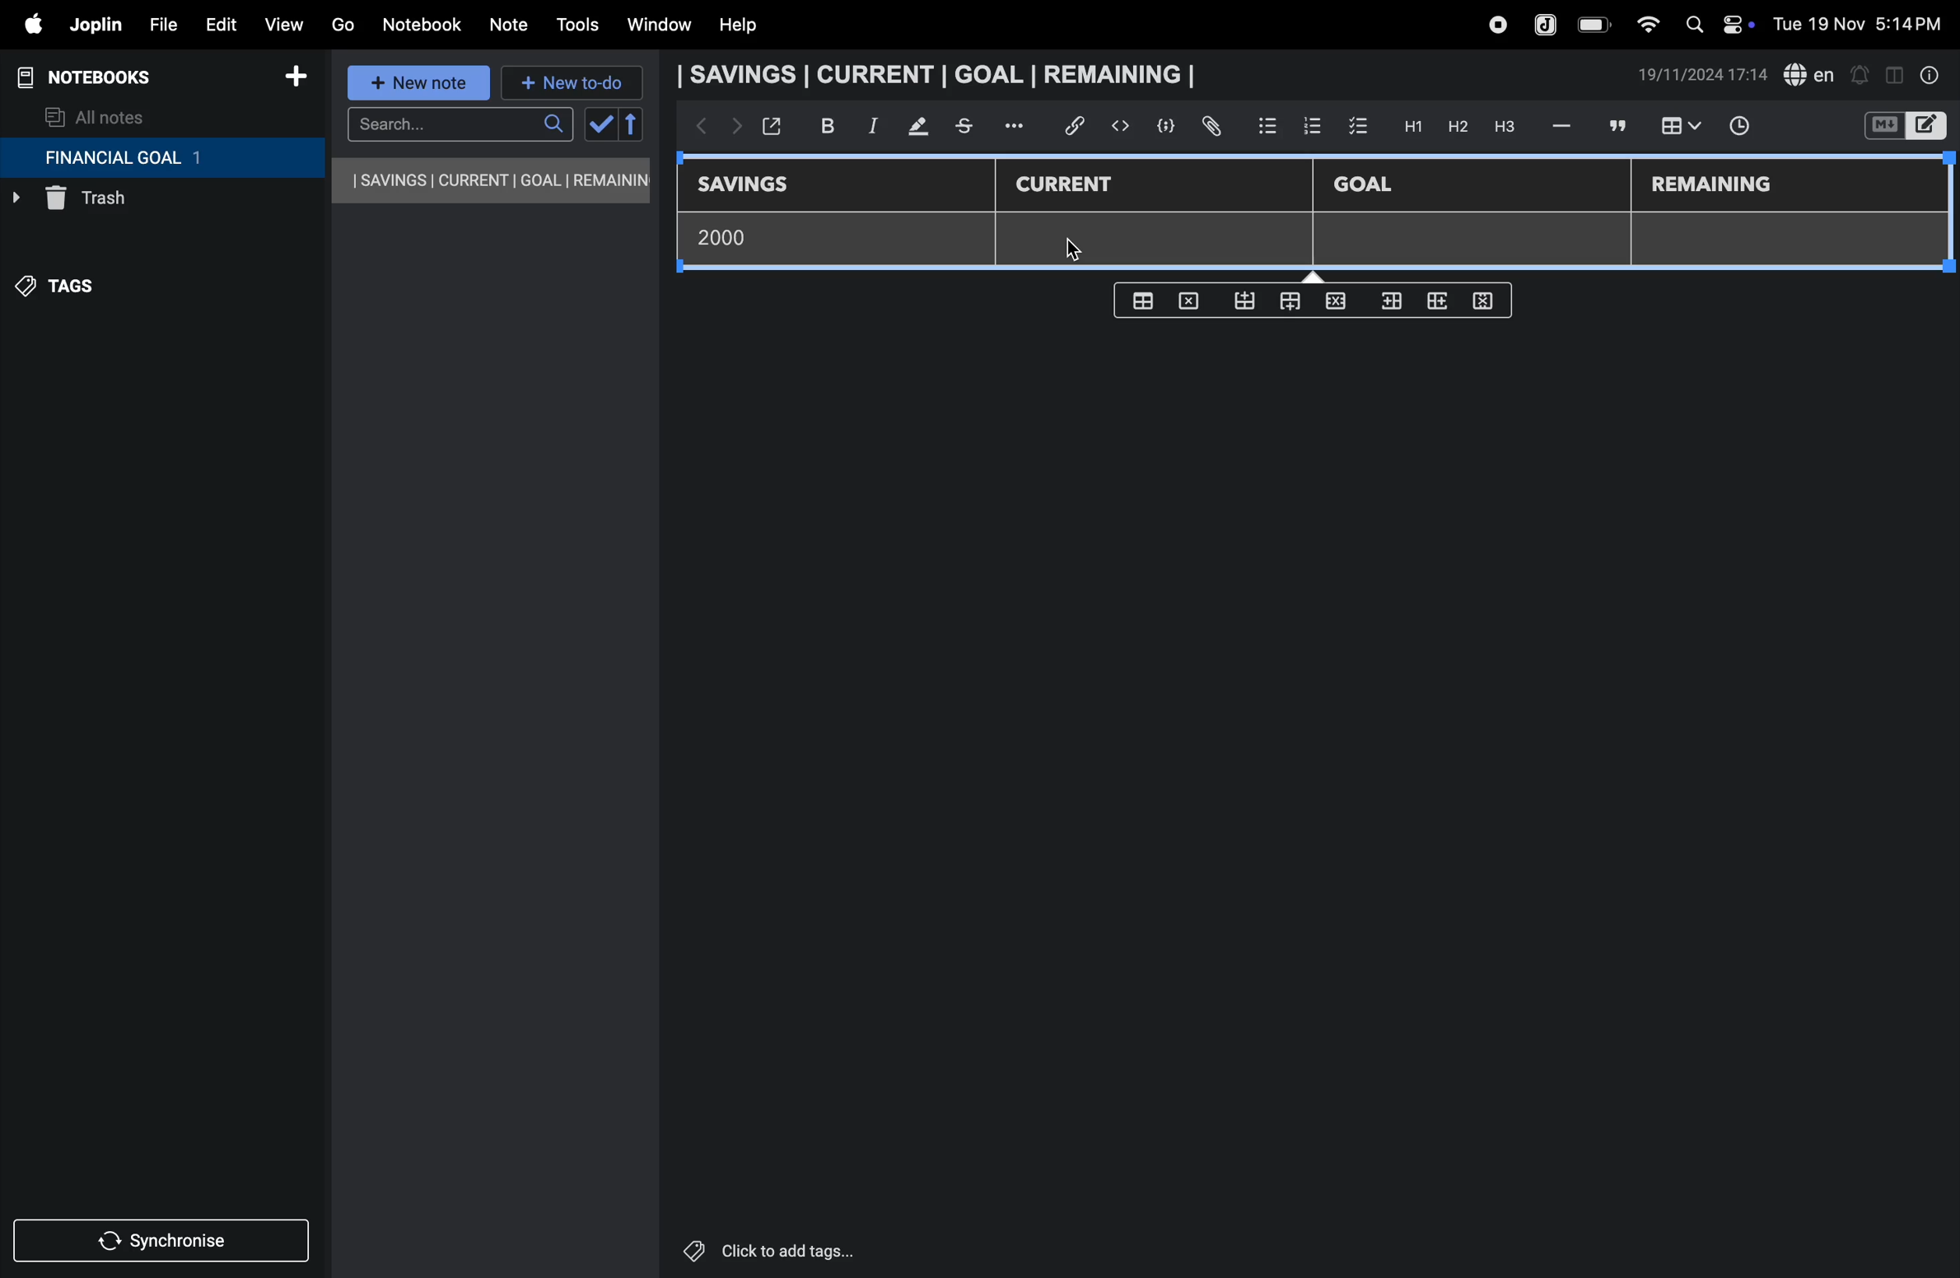  Describe the element at coordinates (1388, 305) in the screenshot. I see `inser rows` at that location.